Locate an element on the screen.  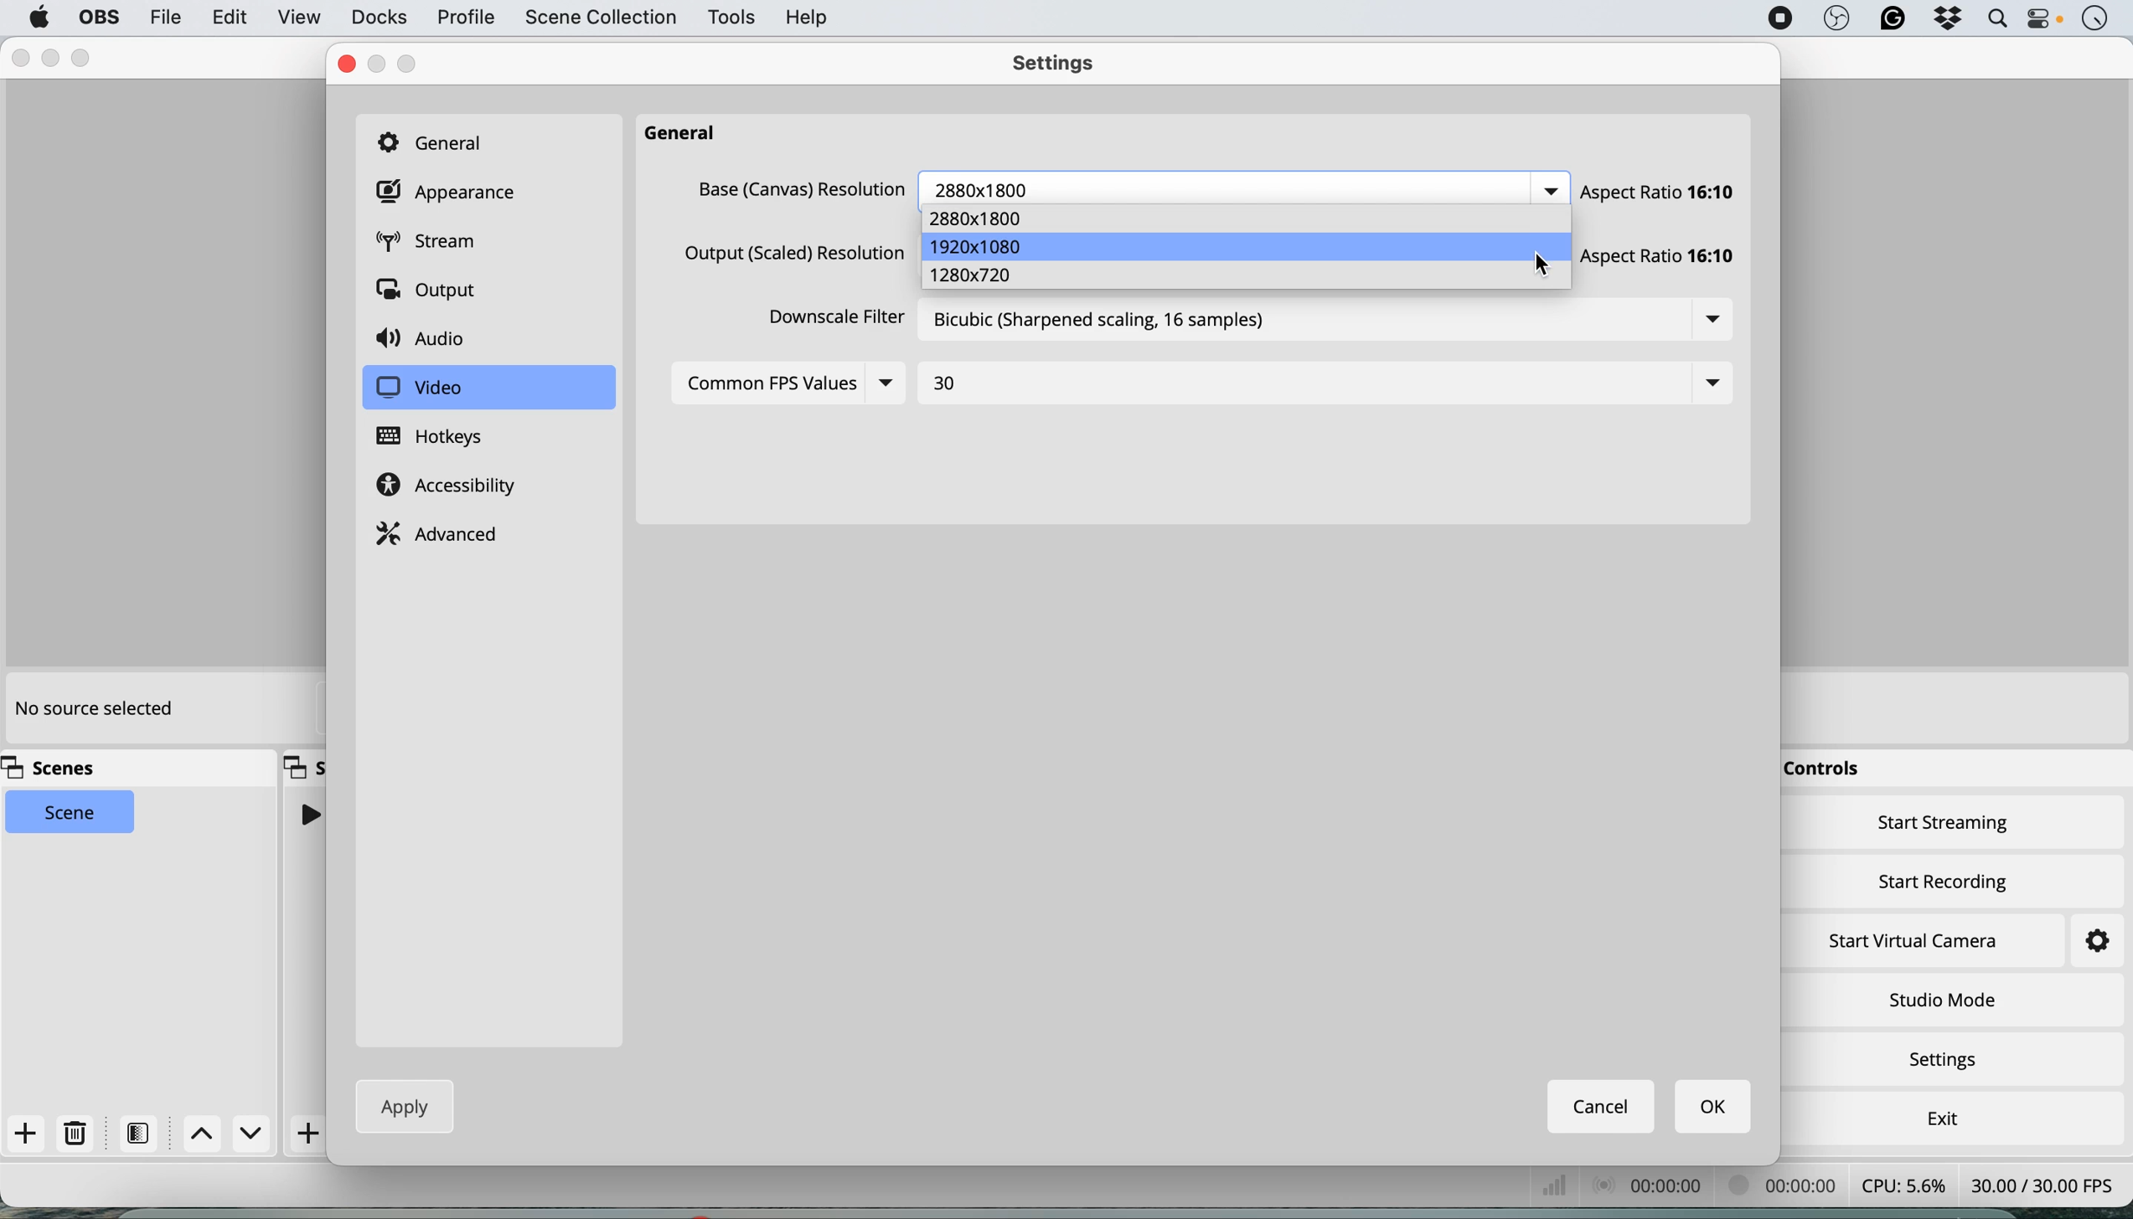
advanced is located at coordinates (442, 532).